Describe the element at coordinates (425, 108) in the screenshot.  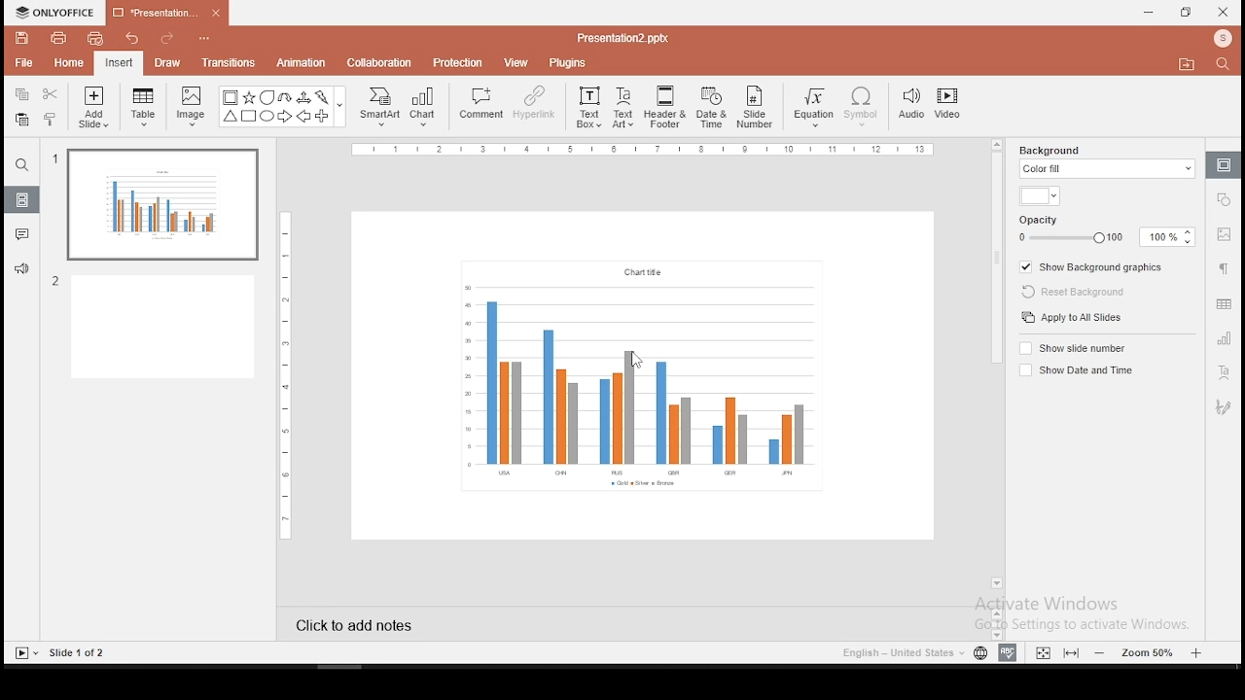
I see `chart` at that location.